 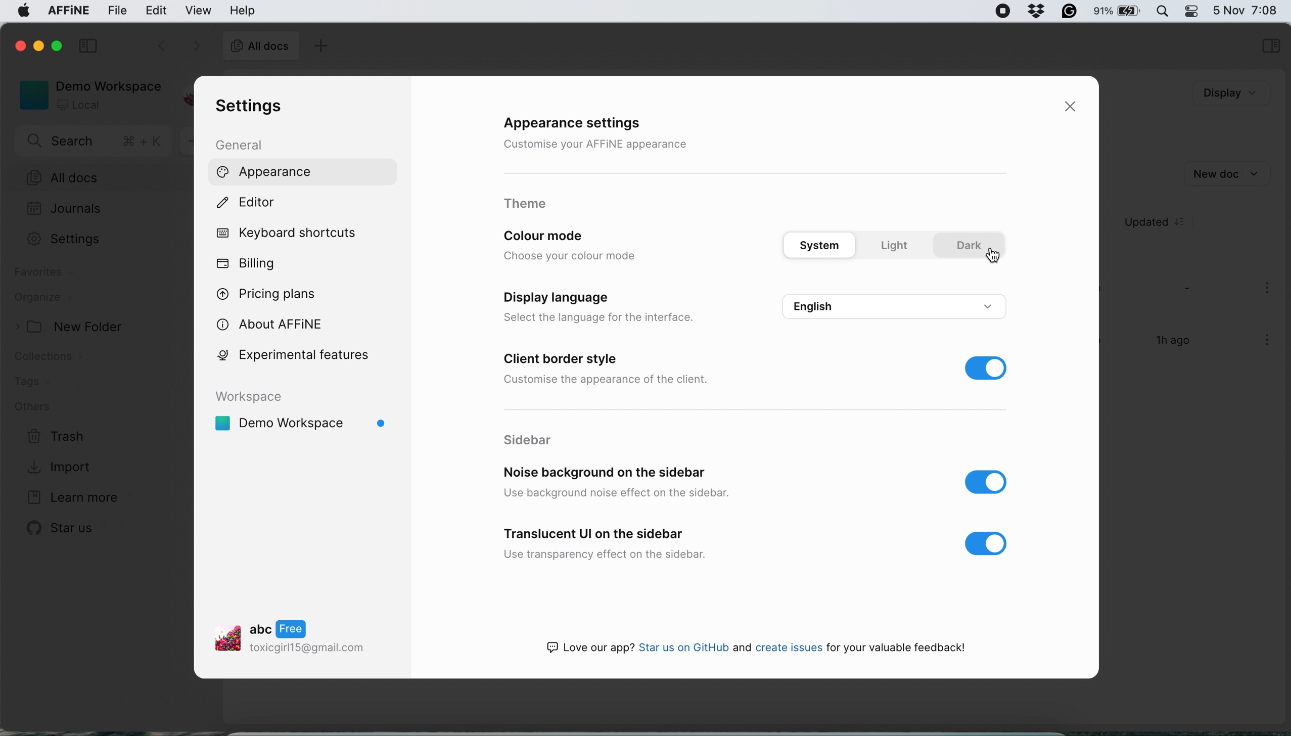 I want to click on minimise, so click(x=36, y=45).